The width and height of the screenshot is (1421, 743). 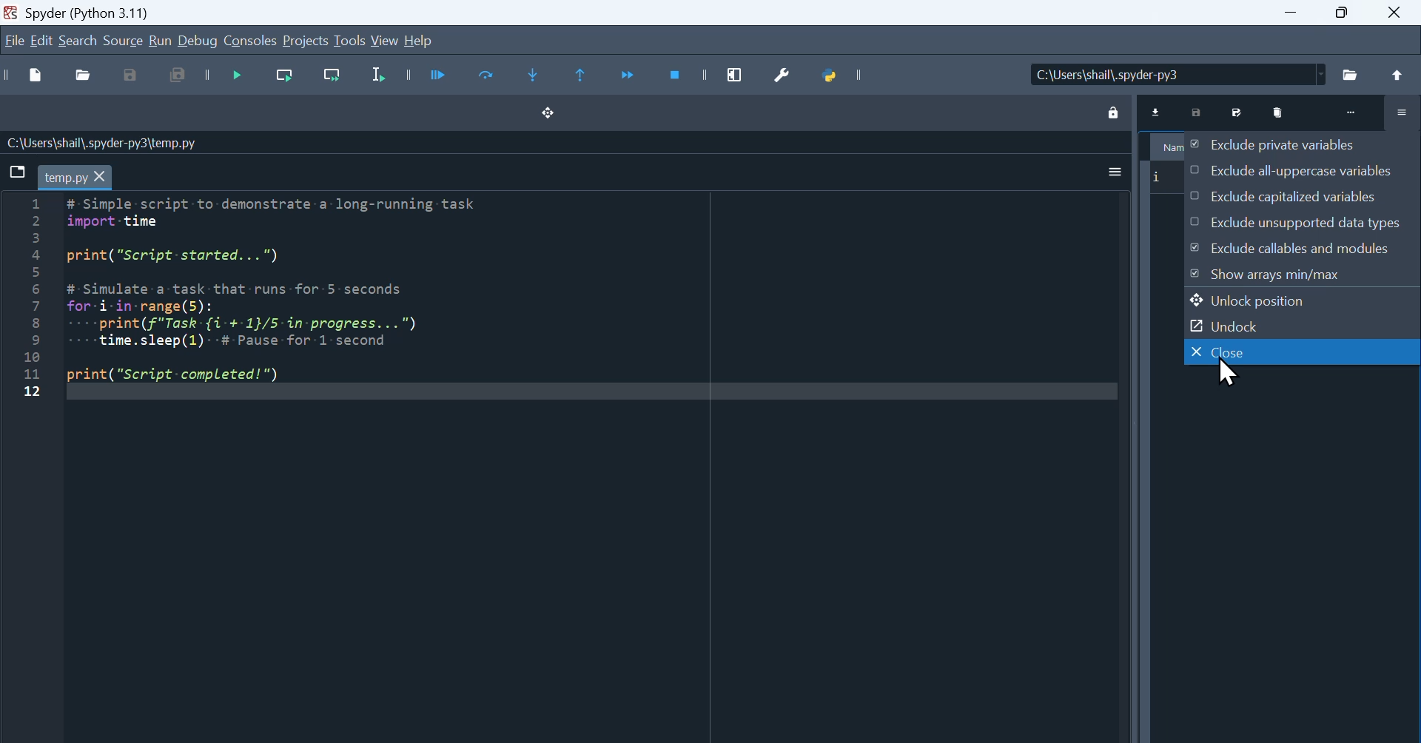 What do you see at coordinates (181, 75) in the screenshot?
I see `Save all` at bounding box center [181, 75].